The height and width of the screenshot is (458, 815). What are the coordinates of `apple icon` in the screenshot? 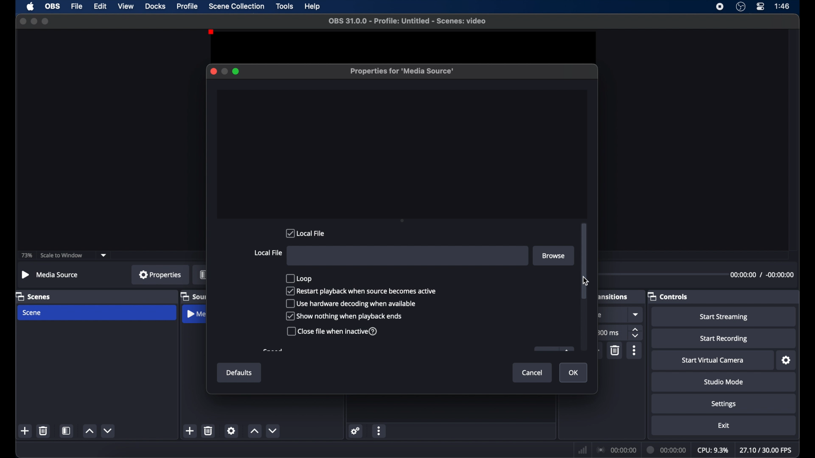 It's located at (31, 6).